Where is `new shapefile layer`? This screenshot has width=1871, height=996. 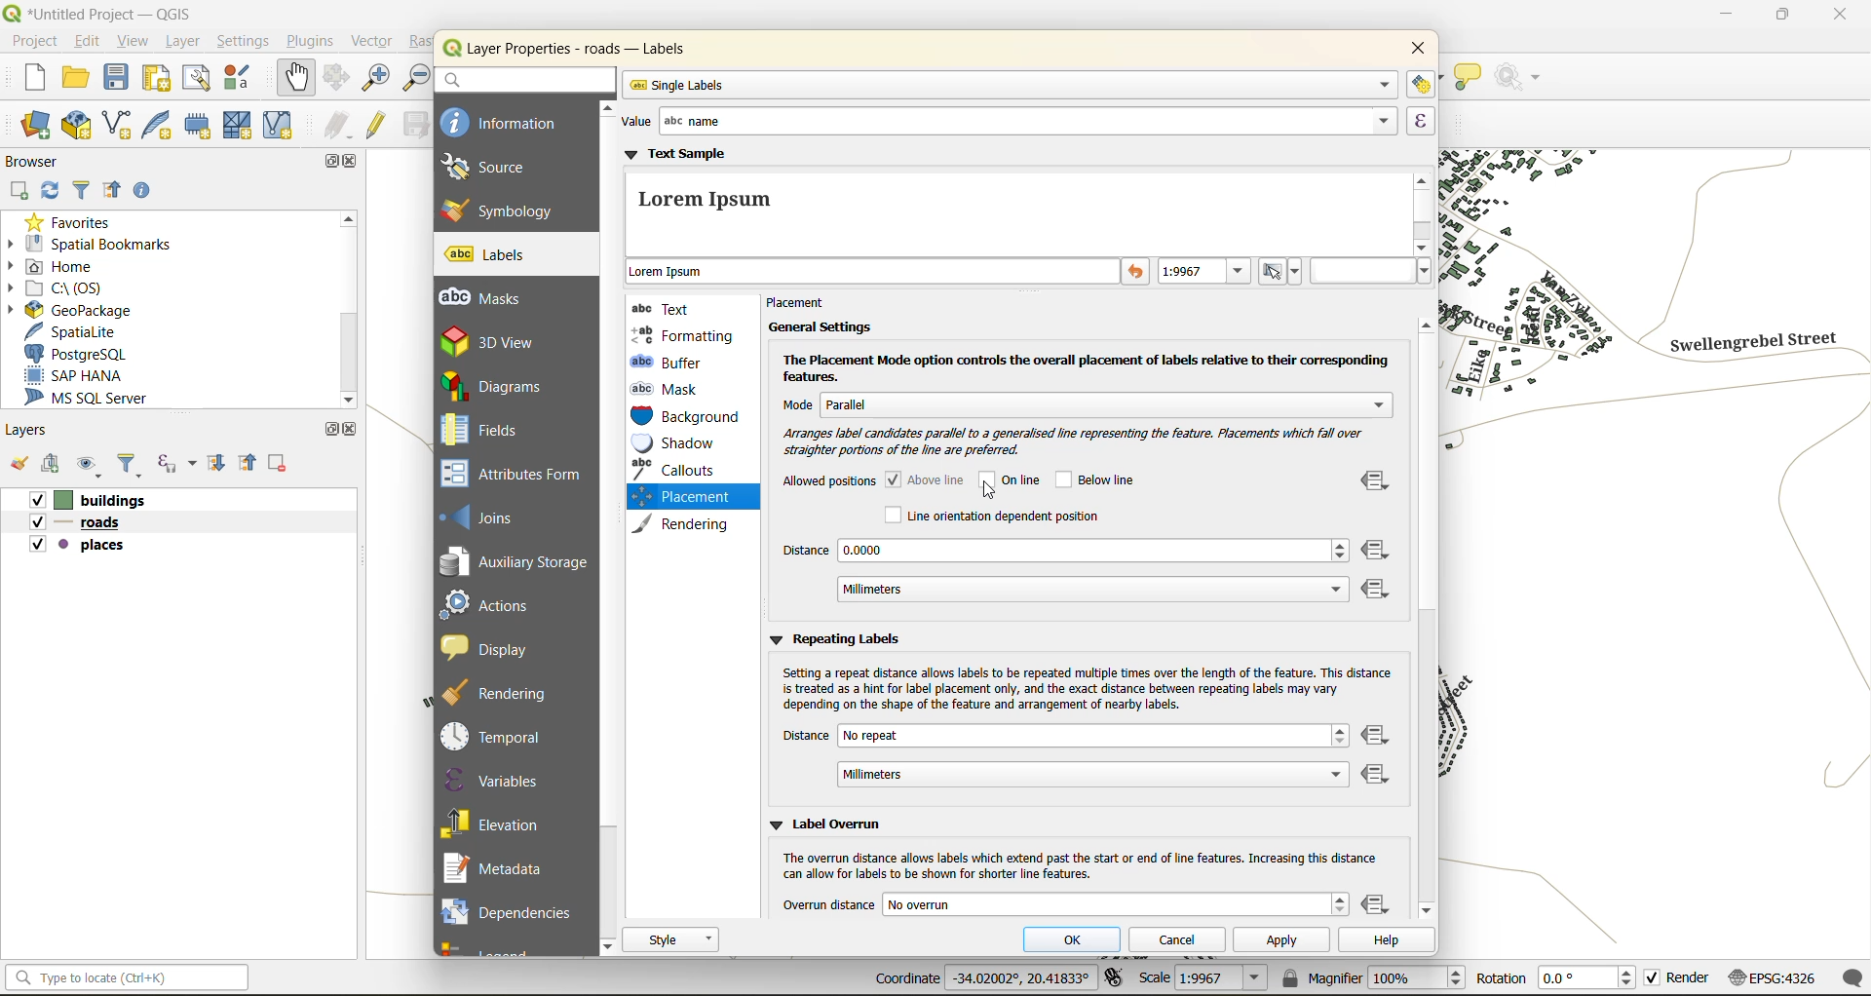 new shapefile layer is located at coordinates (126, 126).